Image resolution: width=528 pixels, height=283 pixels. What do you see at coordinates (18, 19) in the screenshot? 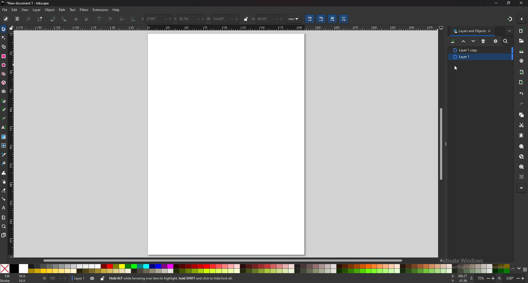
I see `select all in all layers` at bounding box center [18, 19].